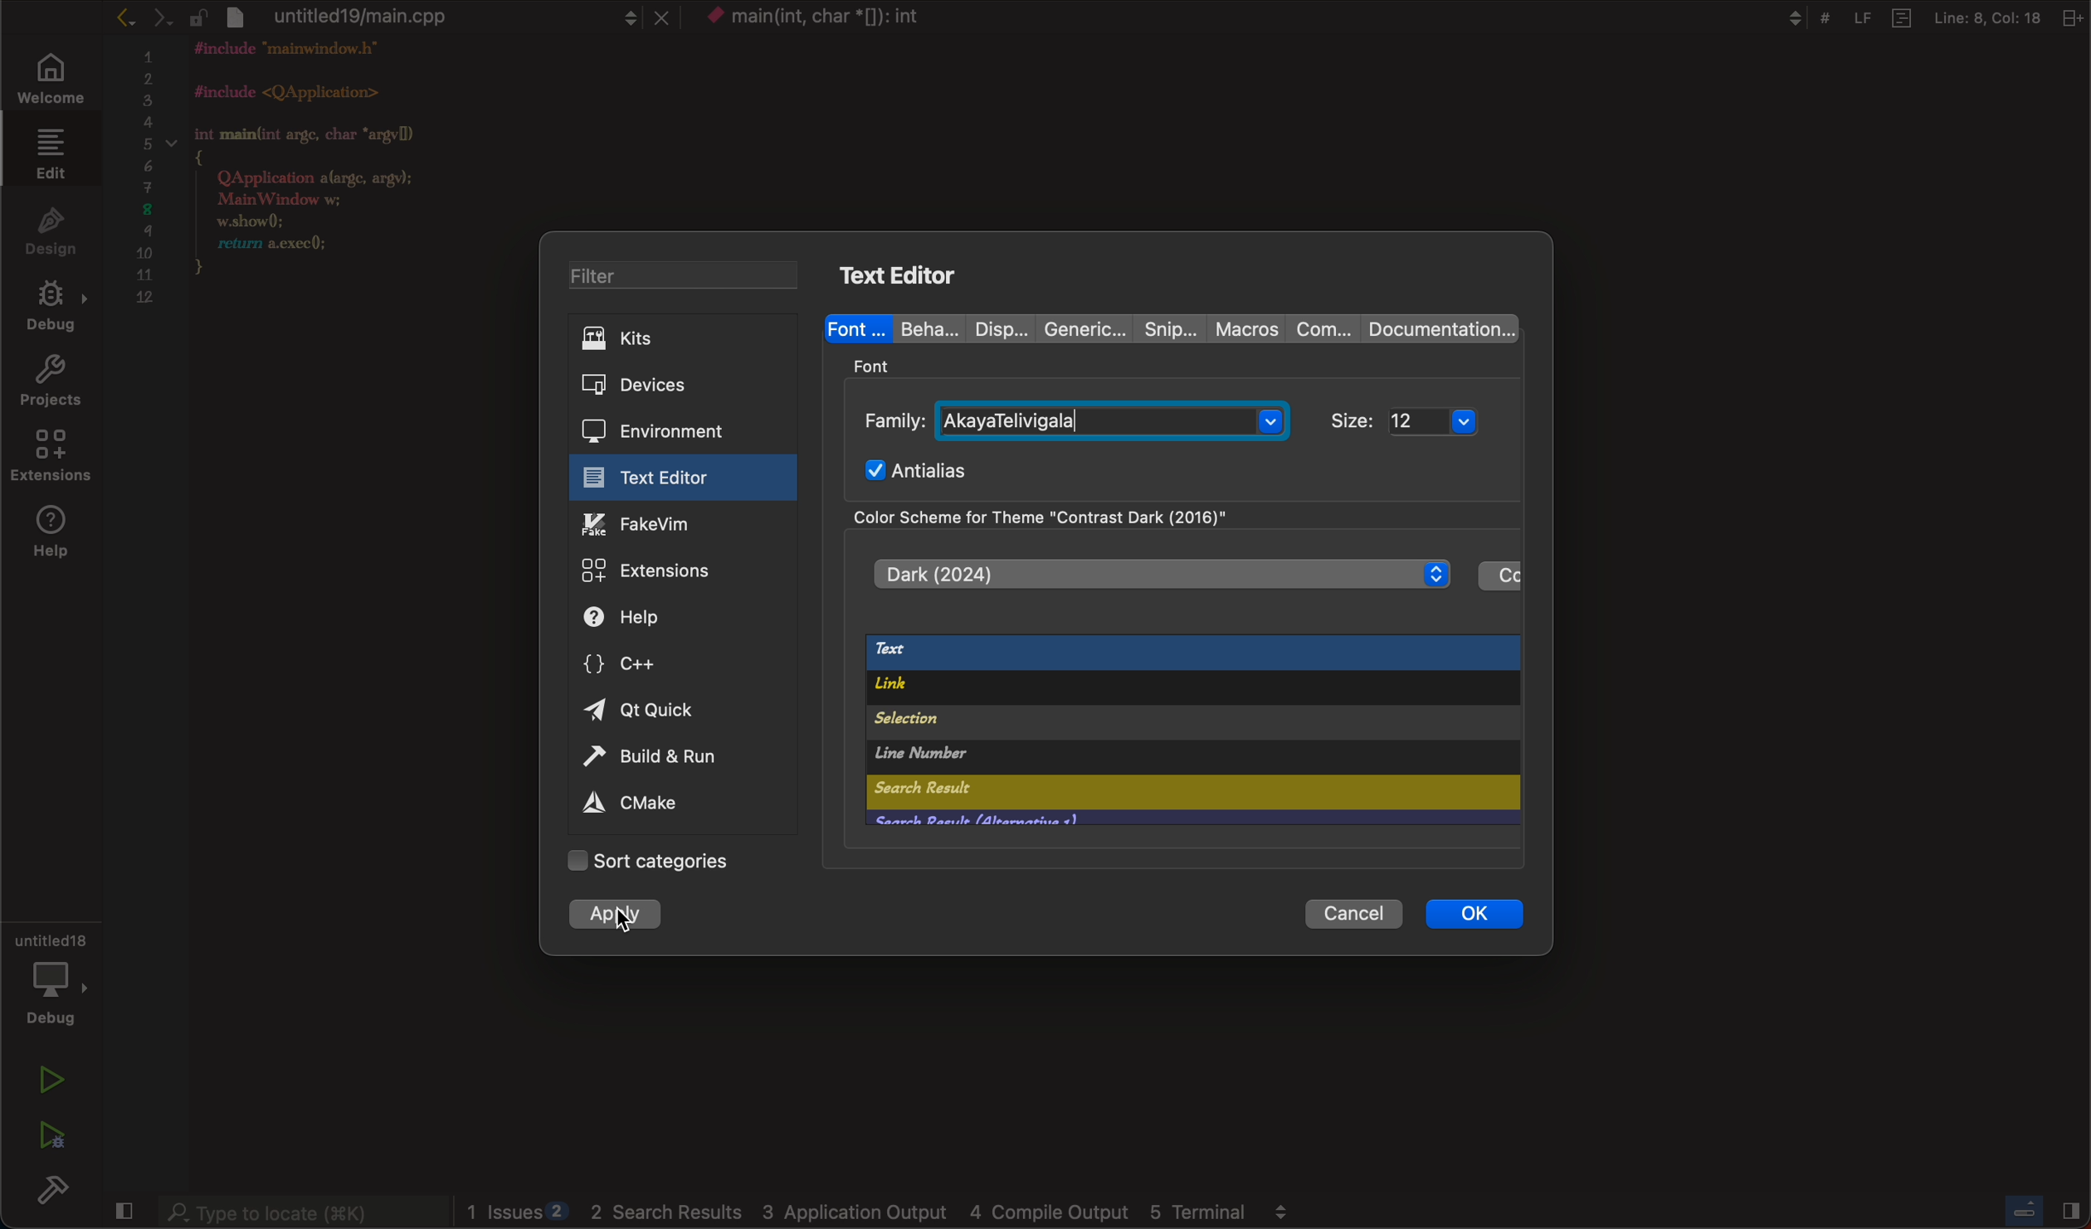 The width and height of the screenshot is (2091, 1229). Describe the element at coordinates (1072, 793) in the screenshot. I see `search` at that location.